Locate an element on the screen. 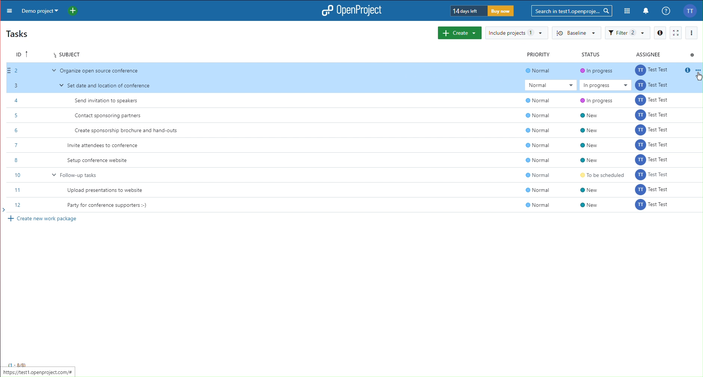  Baseline is located at coordinates (575, 33).